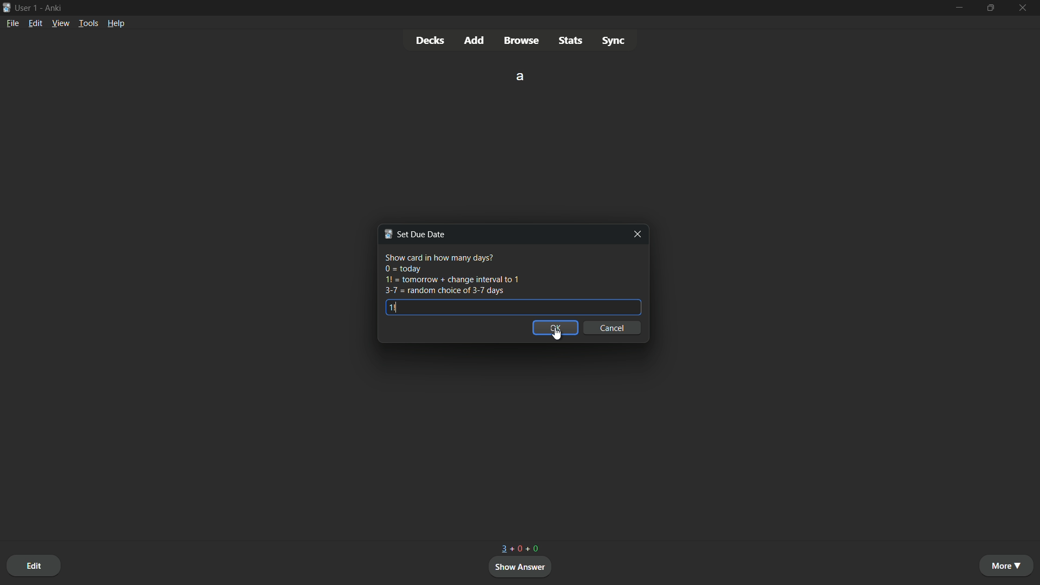  Describe the element at coordinates (12, 23) in the screenshot. I see `file menu` at that location.